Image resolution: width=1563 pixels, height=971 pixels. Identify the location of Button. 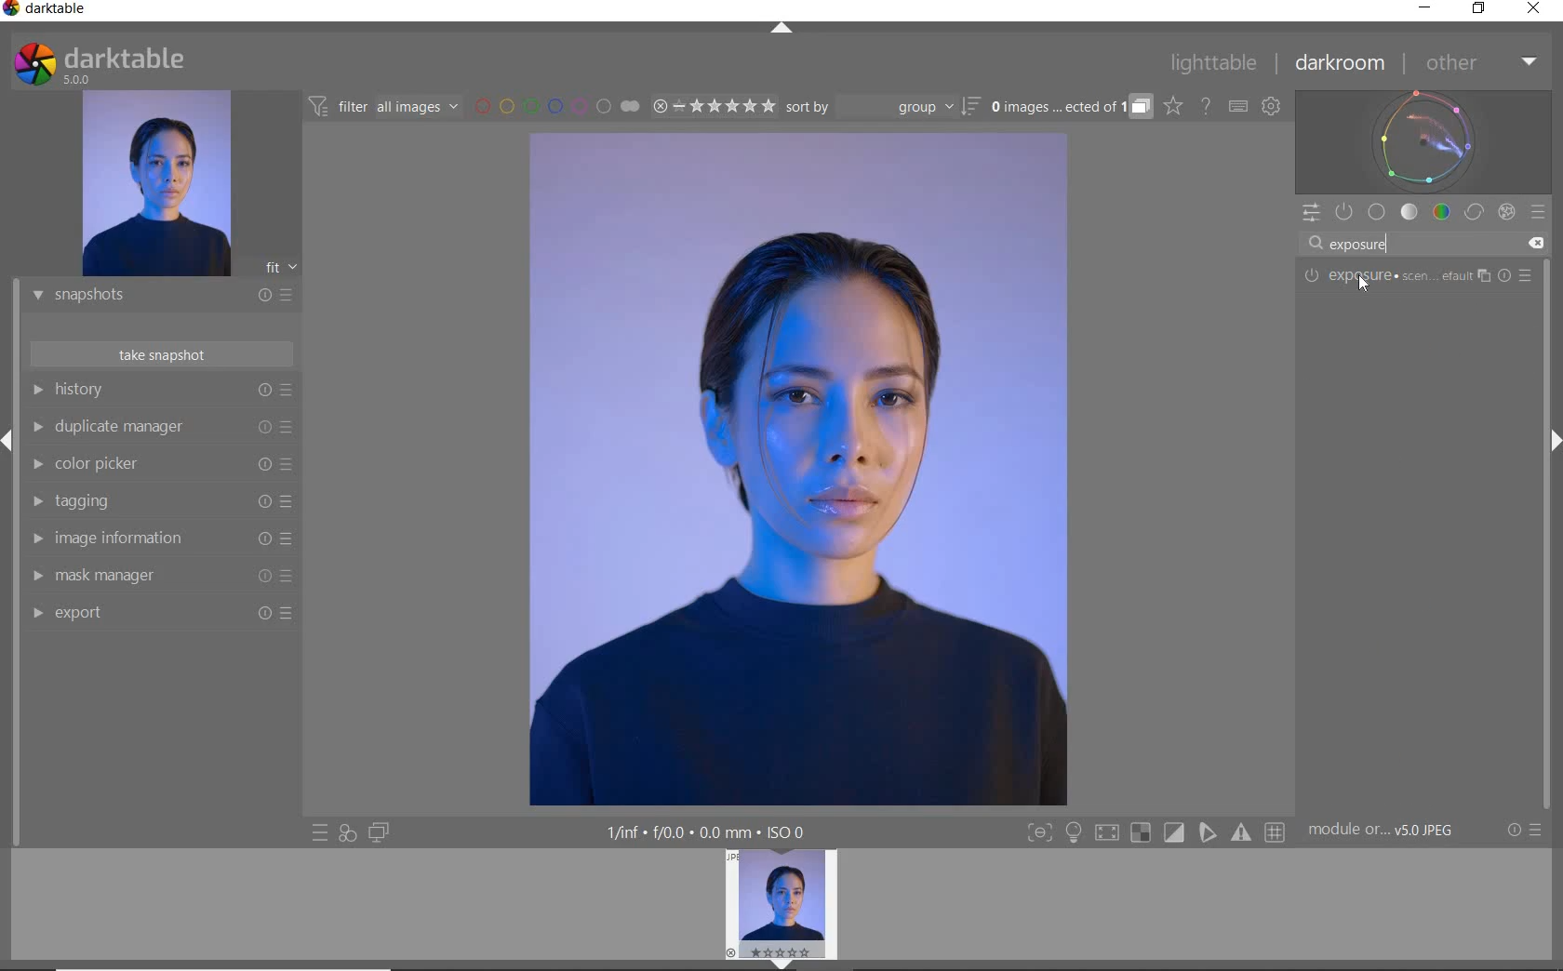
(1175, 833).